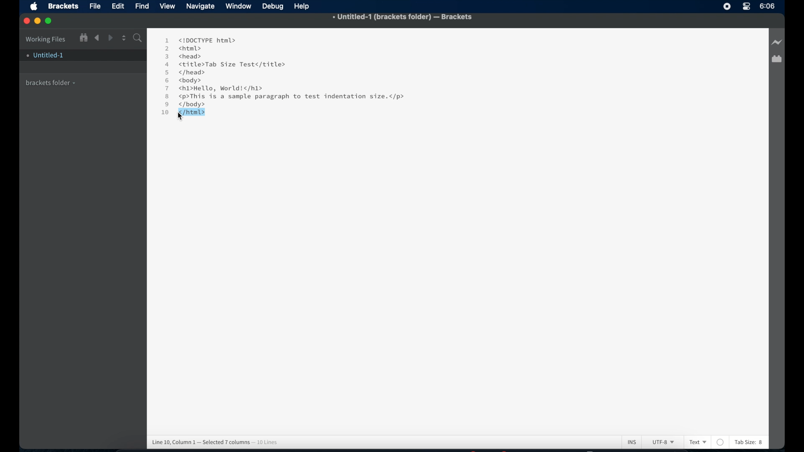 This screenshot has width=804, height=452. Describe the element at coordinates (111, 38) in the screenshot. I see `Right` at that location.